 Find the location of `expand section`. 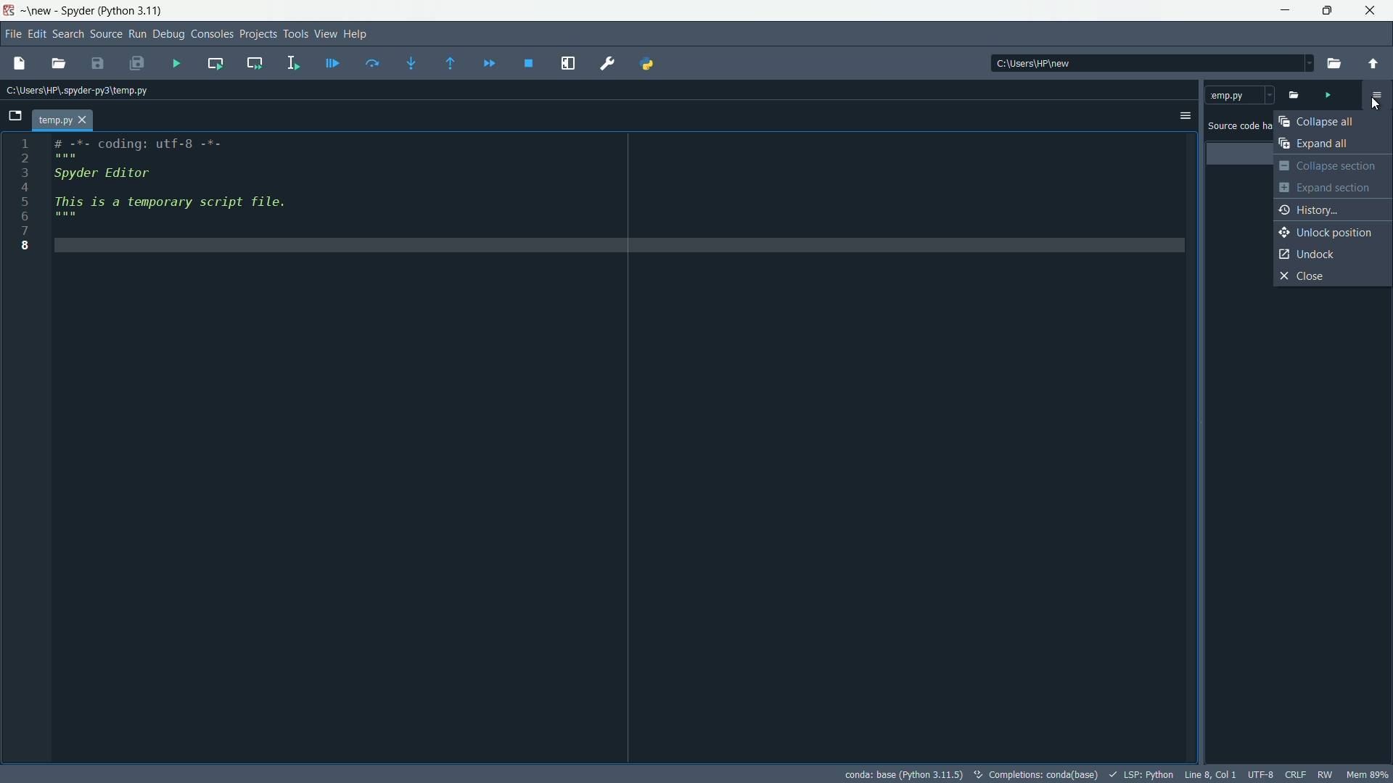

expand section is located at coordinates (1333, 187).